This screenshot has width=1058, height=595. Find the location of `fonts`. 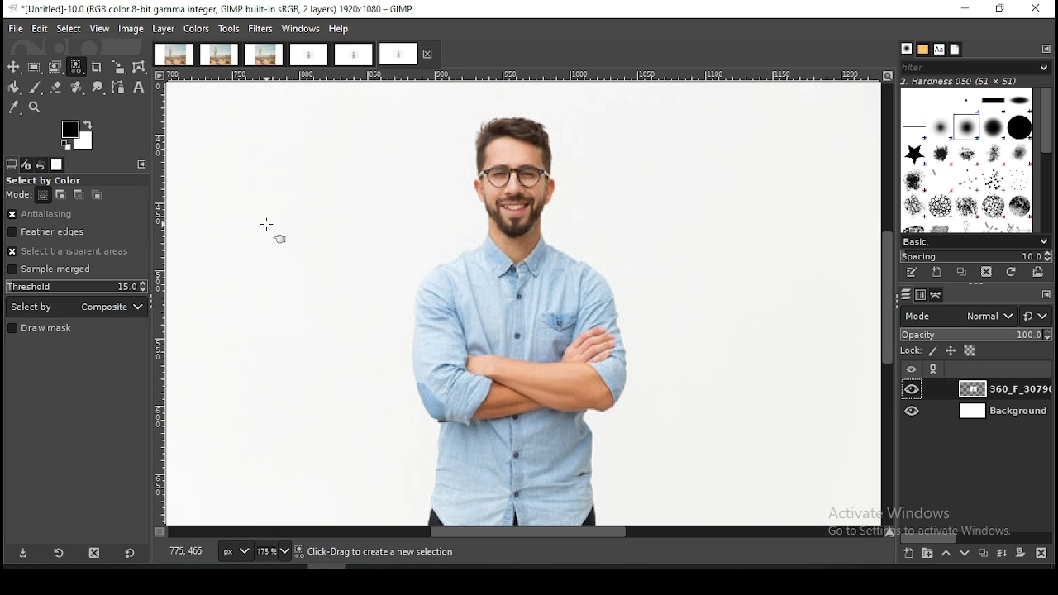

fonts is located at coordinates (939, 50).